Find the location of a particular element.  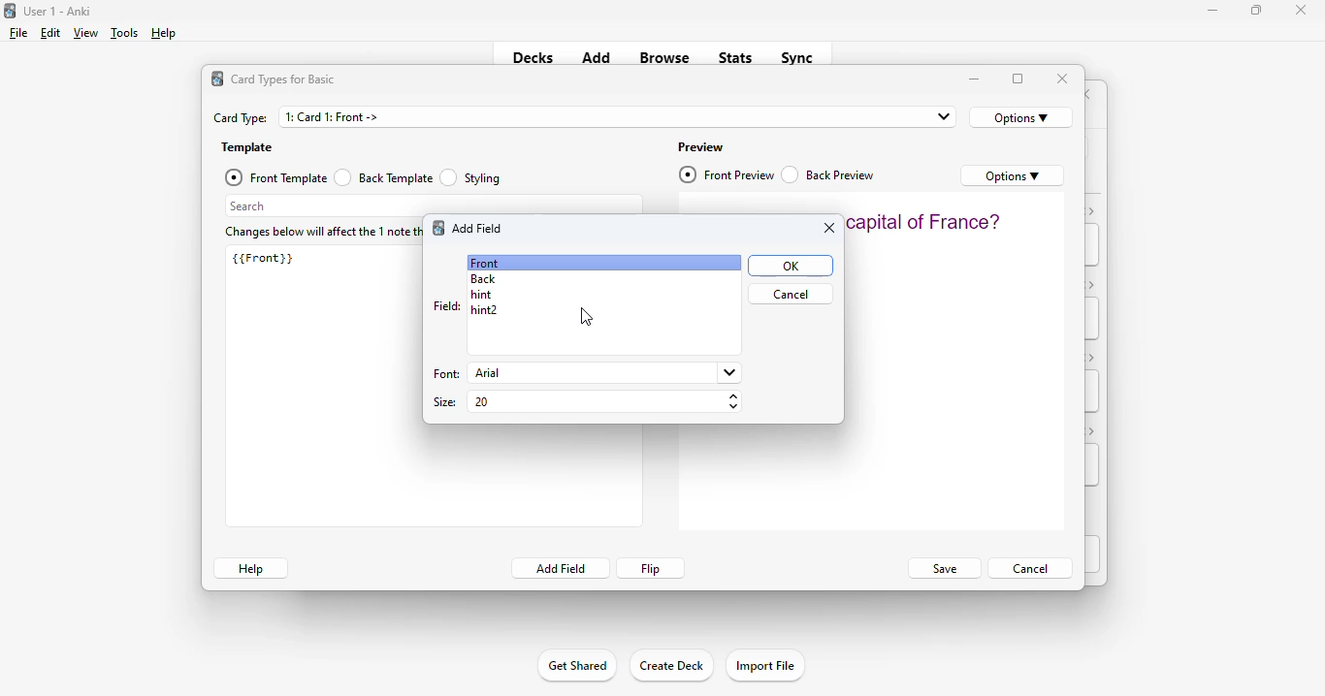

edit is located at coordinates (50, 33).